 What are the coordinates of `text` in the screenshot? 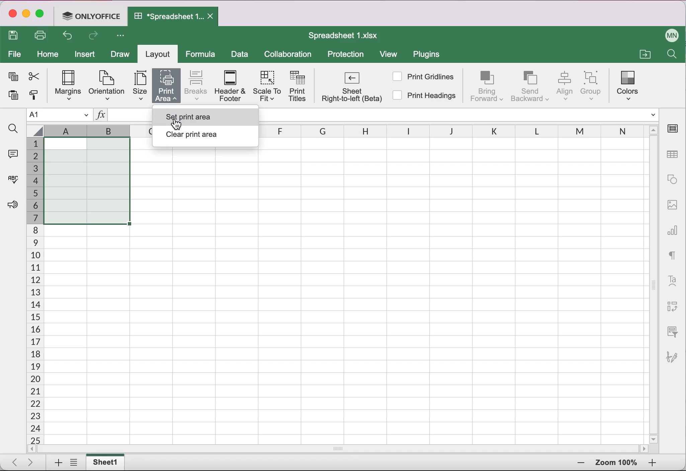 It's located at (673, 254).